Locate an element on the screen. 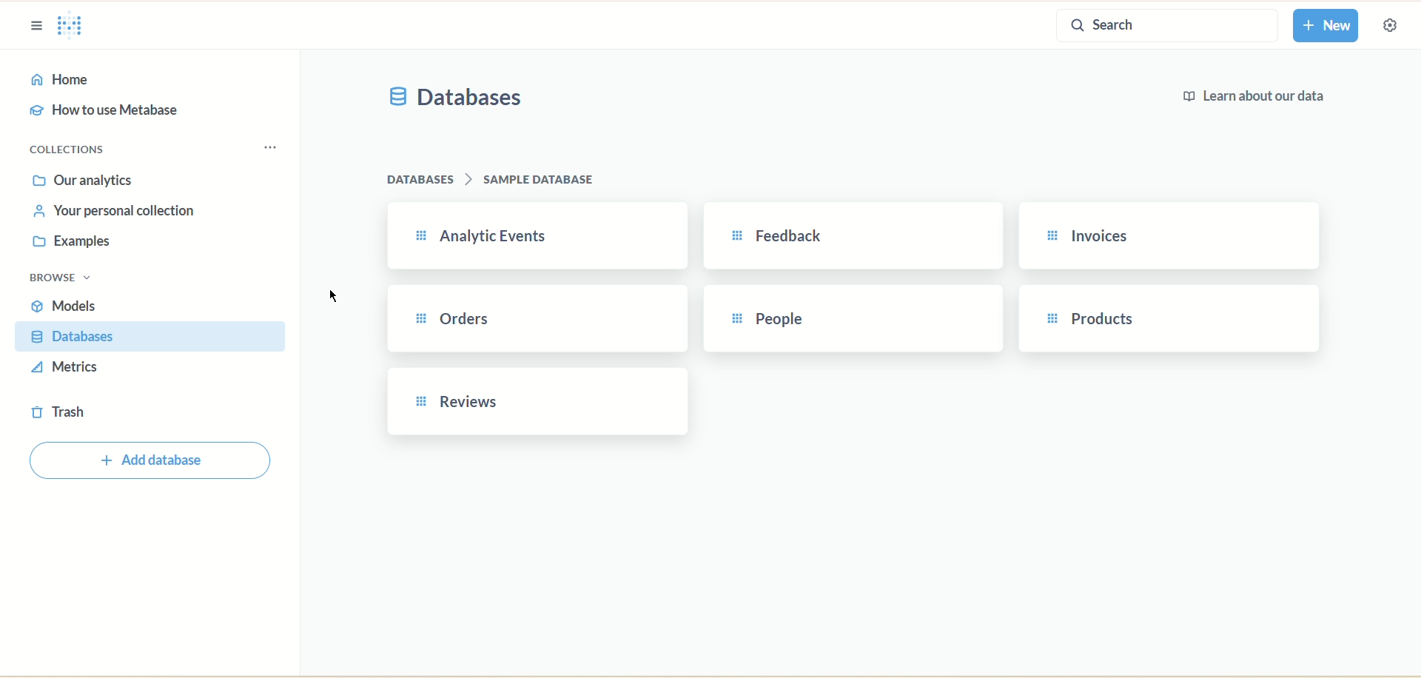  metrics is located at coordinates (67, 366).